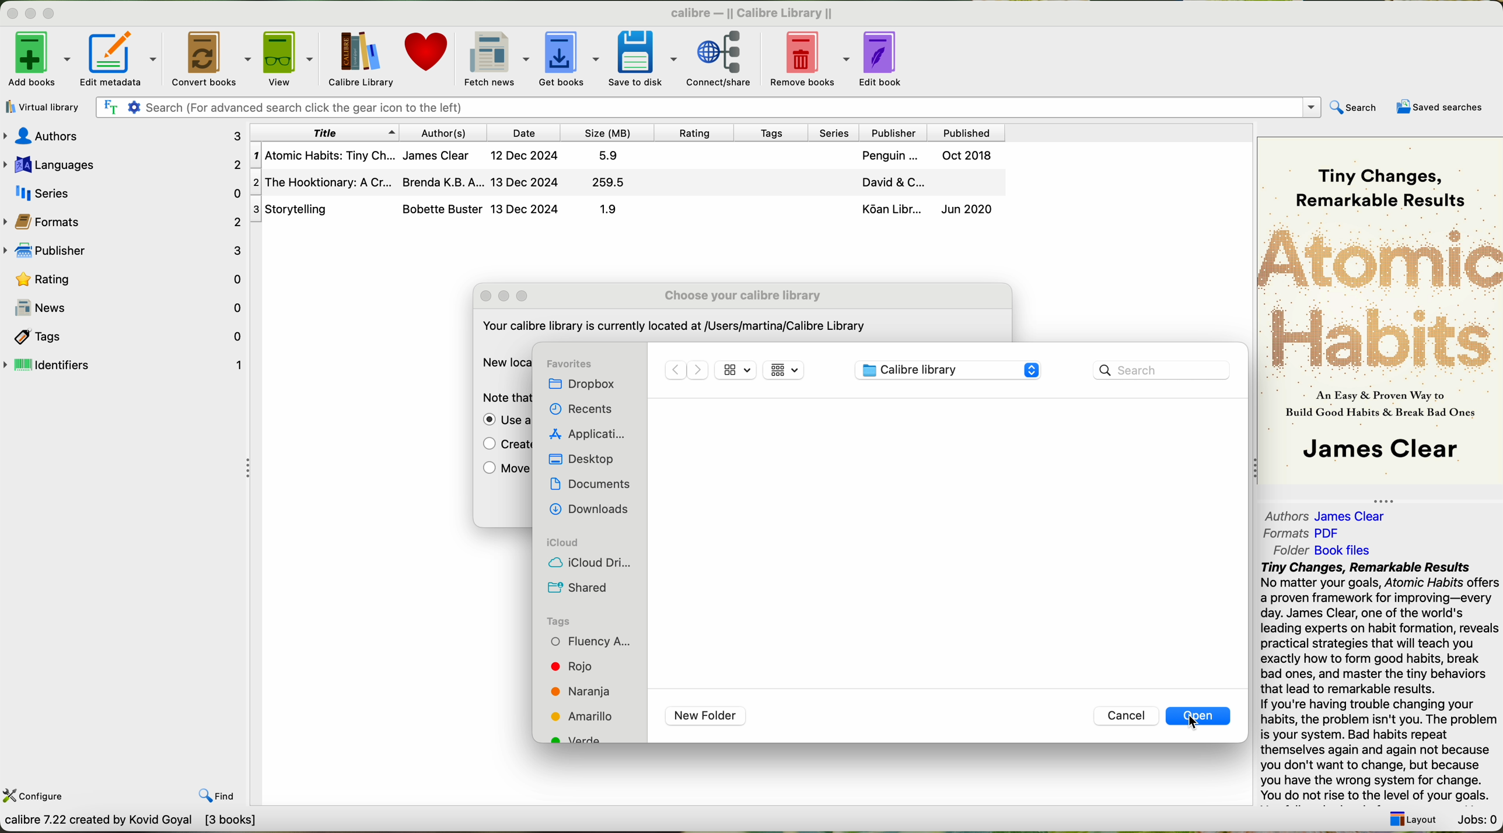 This screenshot has height=833, width=1503. I want to click on icon views, so click(784, 370).